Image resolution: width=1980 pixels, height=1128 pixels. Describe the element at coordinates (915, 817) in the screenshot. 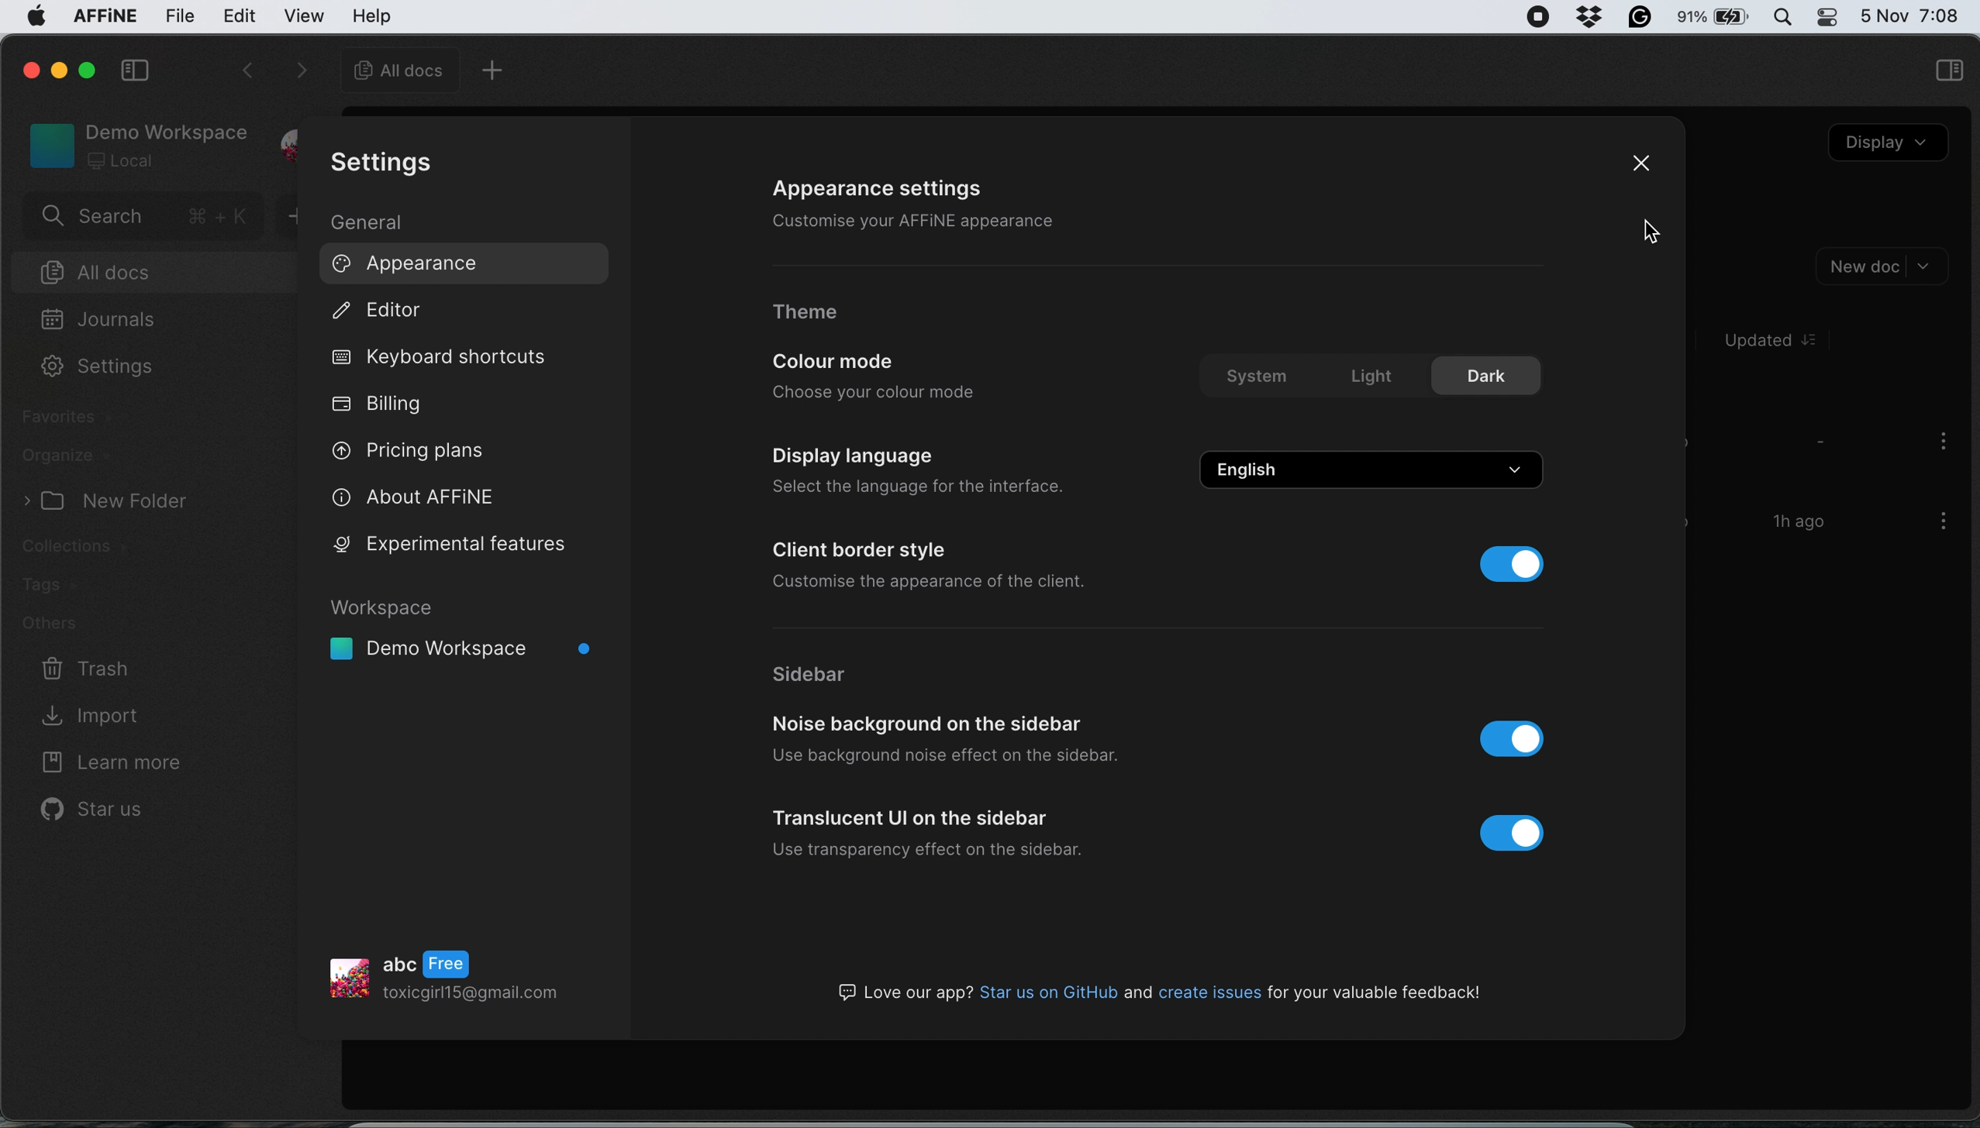

I see `translucent ui on the sidebar` at that location.